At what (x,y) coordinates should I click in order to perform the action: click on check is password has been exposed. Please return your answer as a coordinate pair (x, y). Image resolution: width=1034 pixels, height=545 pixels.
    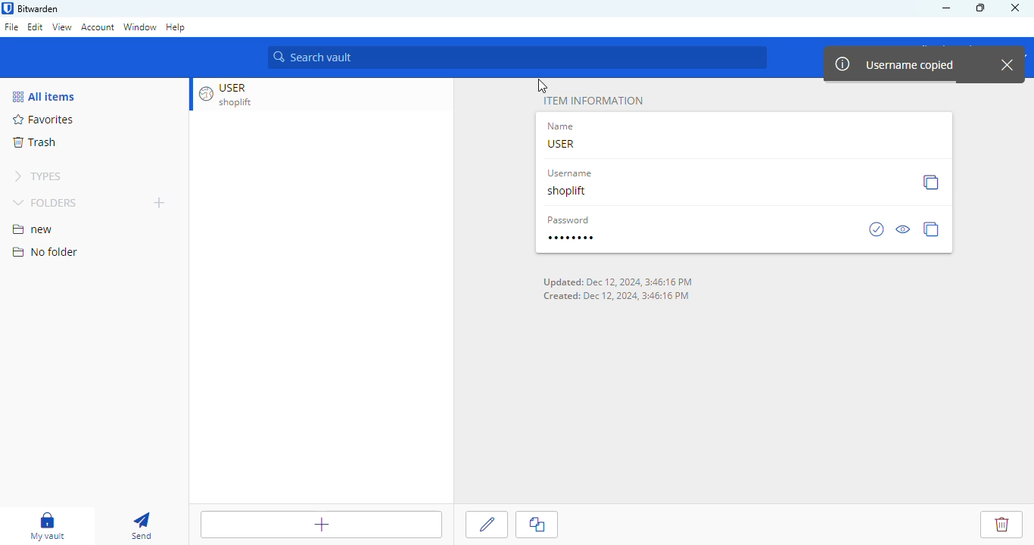
    Looking at the image, I should click on (877, 229).